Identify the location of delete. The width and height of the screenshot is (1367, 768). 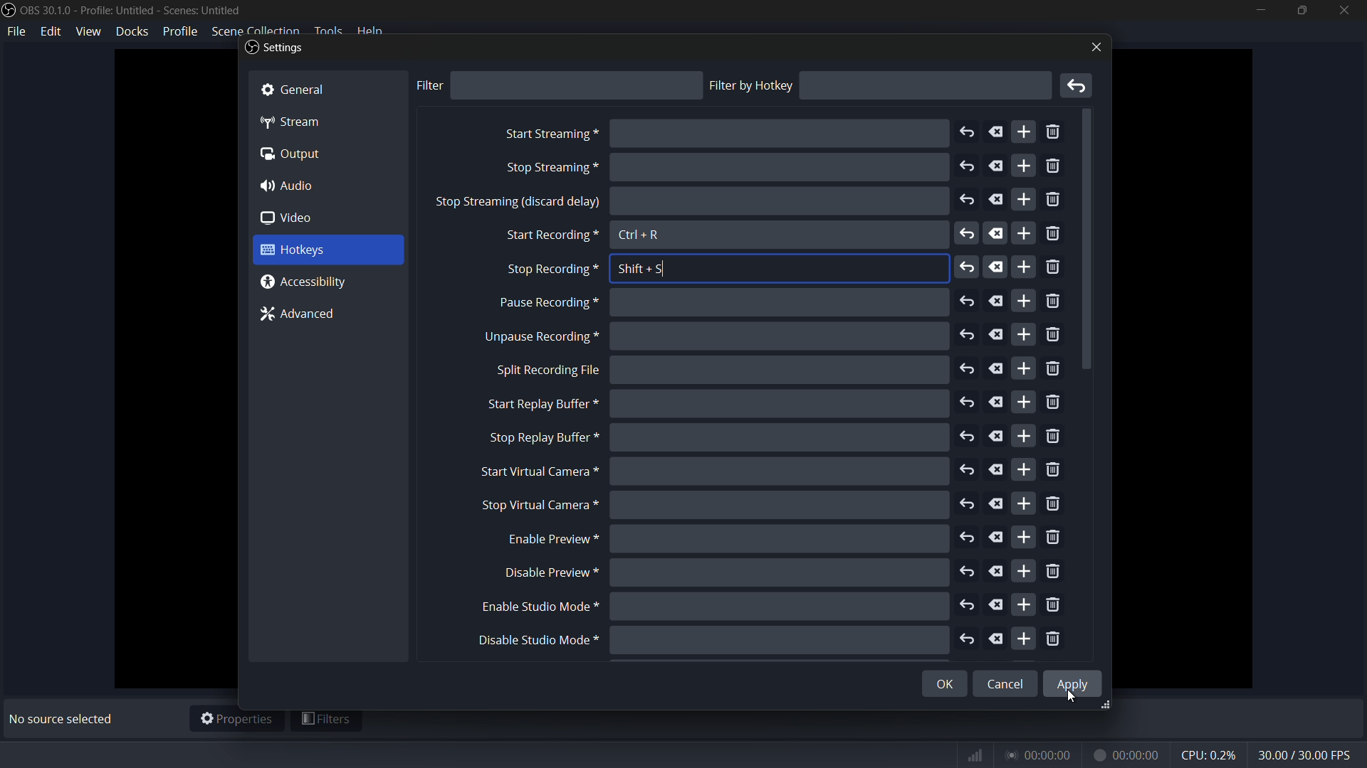
(998, 639).